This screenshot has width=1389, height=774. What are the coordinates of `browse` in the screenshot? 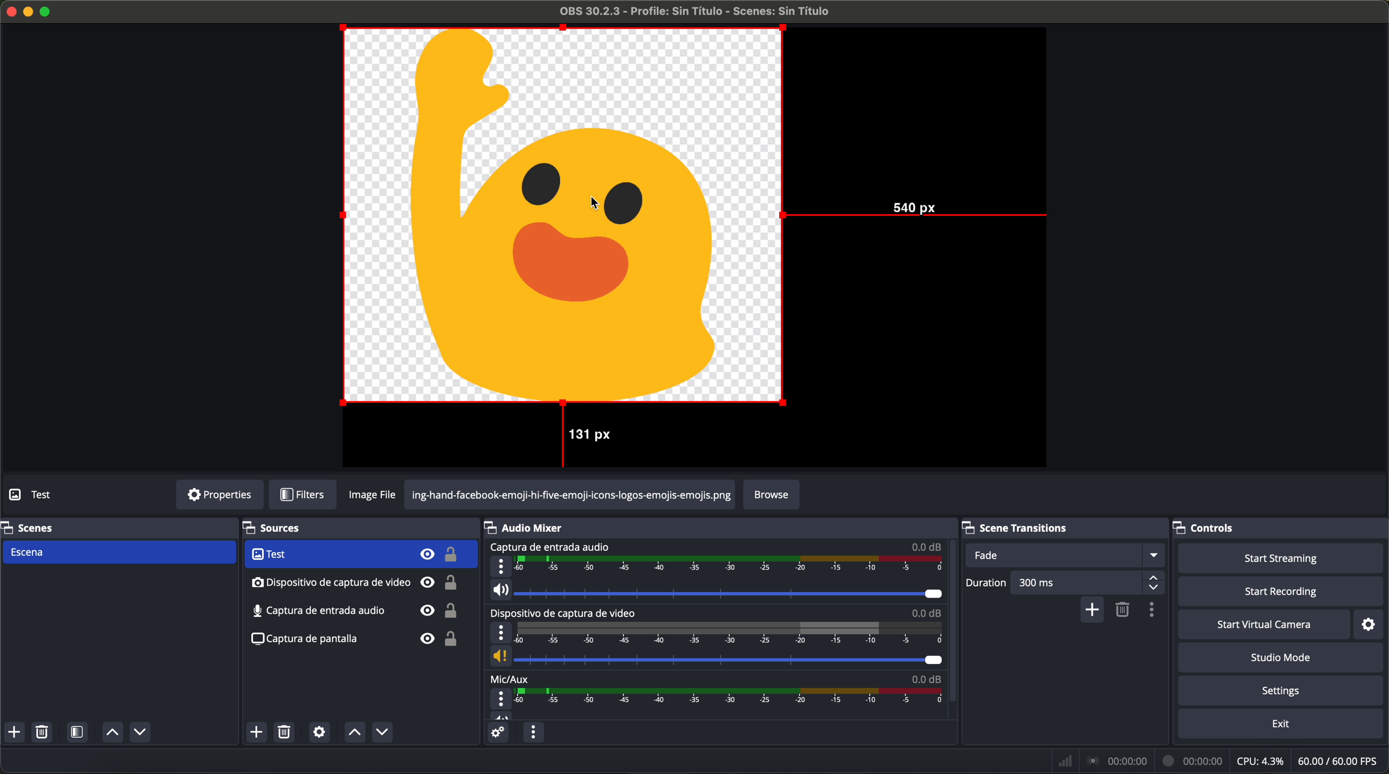 It's located at (772, 495).